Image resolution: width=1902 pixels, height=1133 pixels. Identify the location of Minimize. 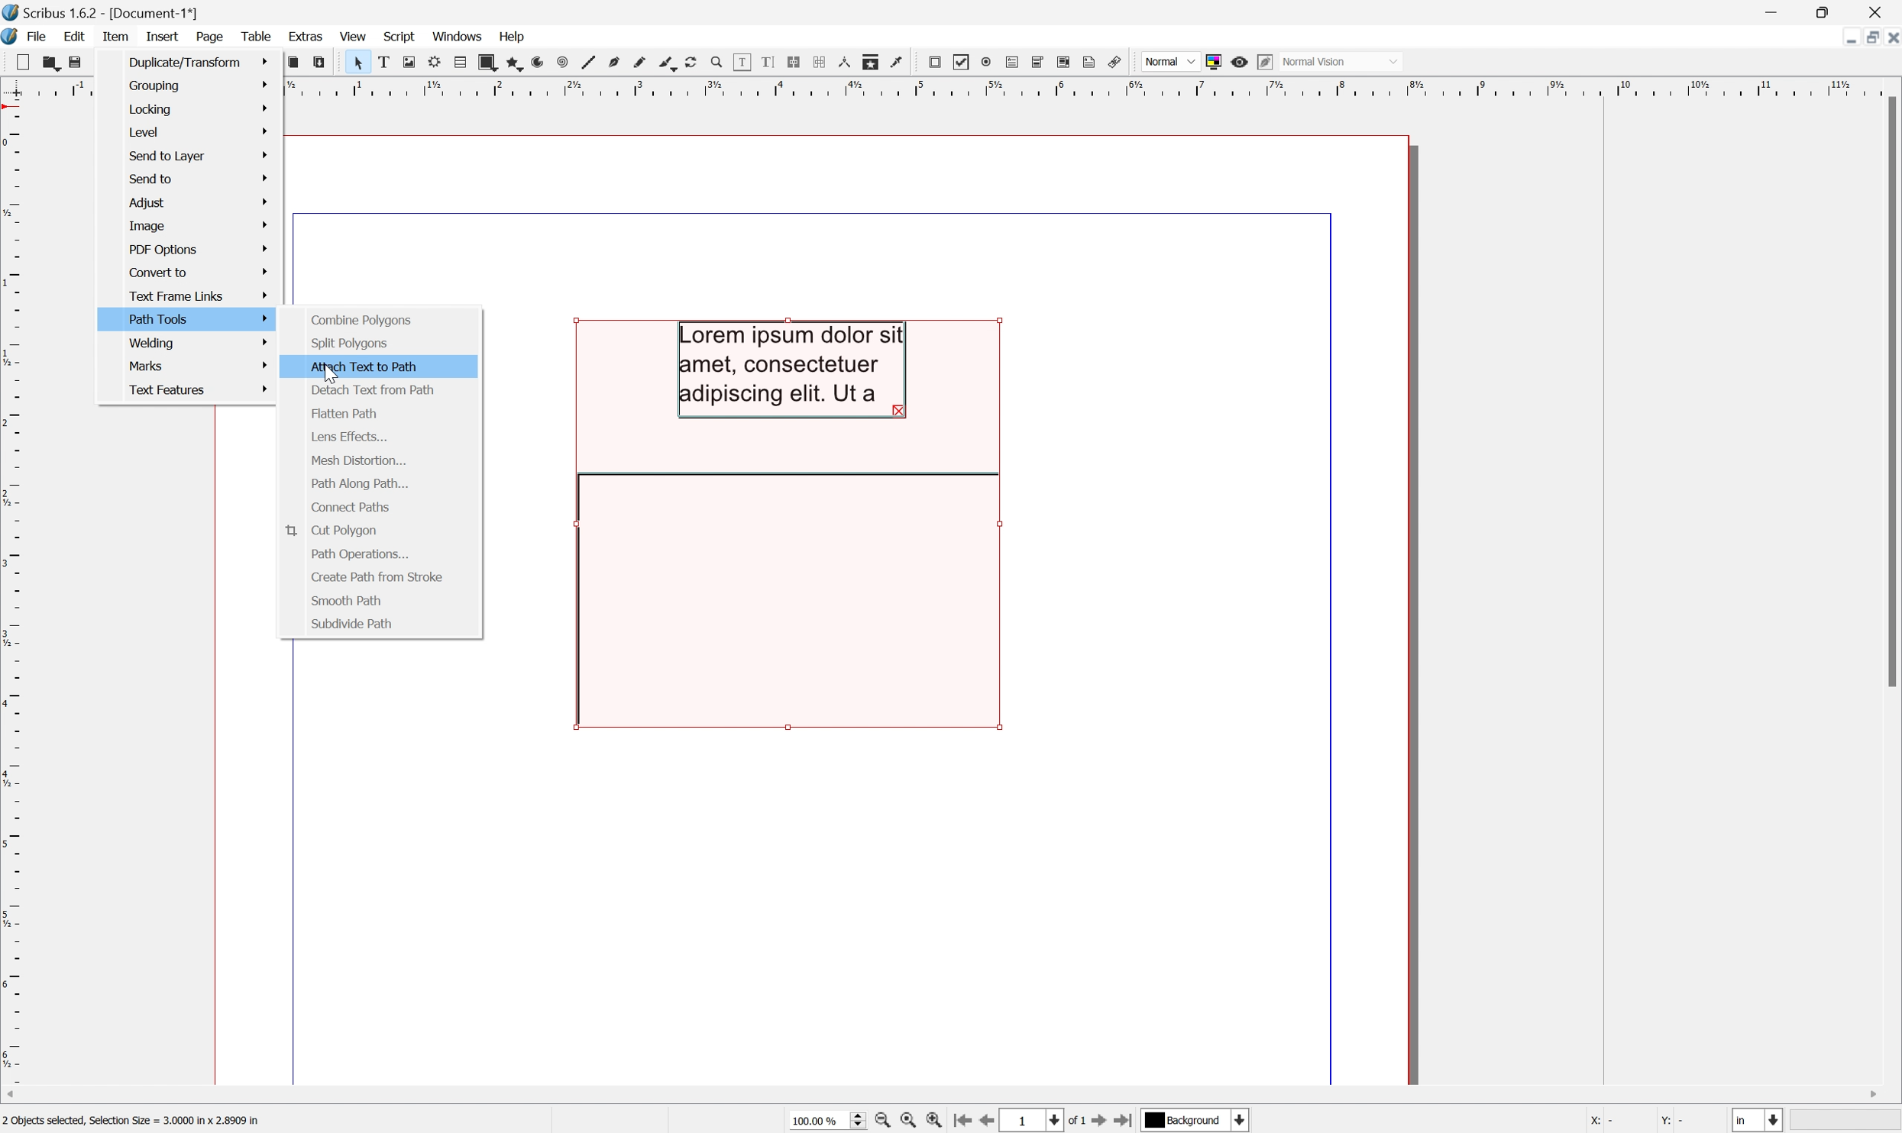
(1839, 37).